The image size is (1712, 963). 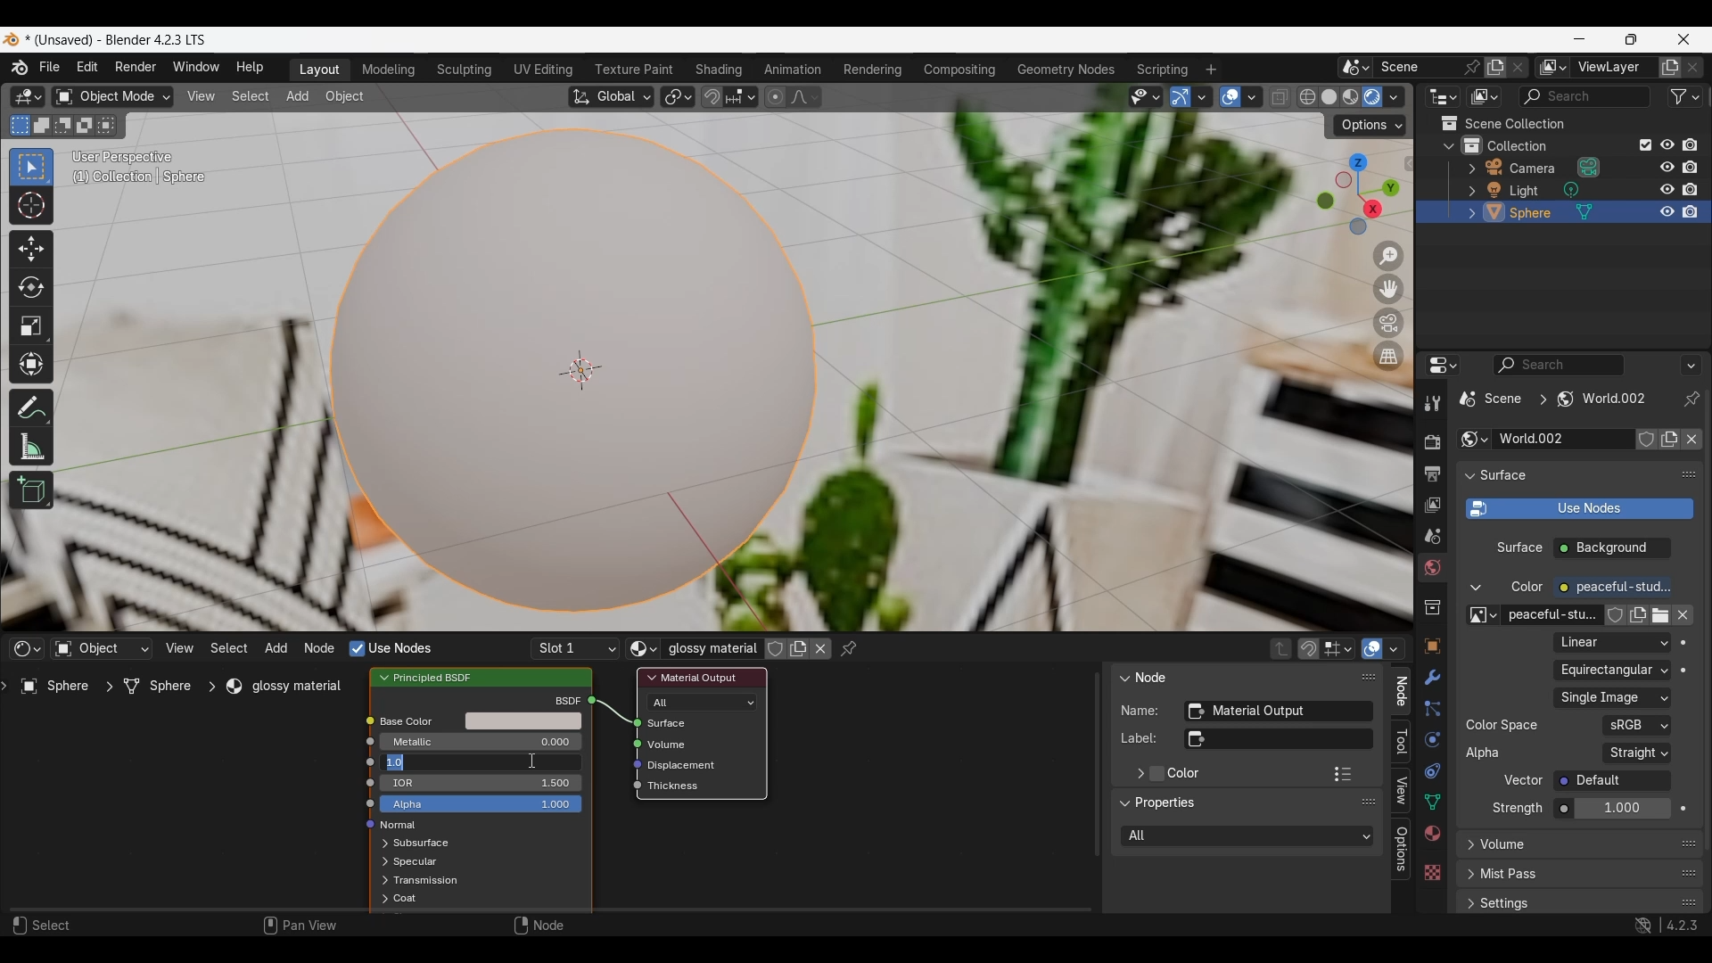 What do you see at coordinates (712, 96) in the screenshot?
I see `Snap during transform` at bounding box center [712, 96].